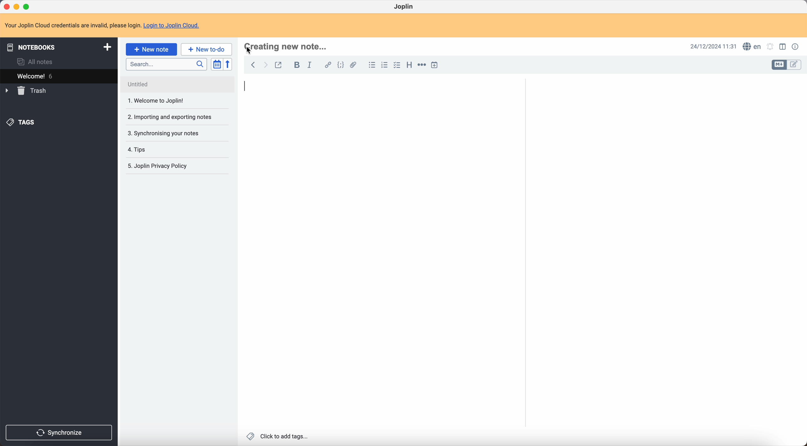 The image size is (807, 446). What do you see at coordinates (162, 166) in the screenshot?
I see `5. Joplin Privacy Policy` at bounding box center [162, 166].